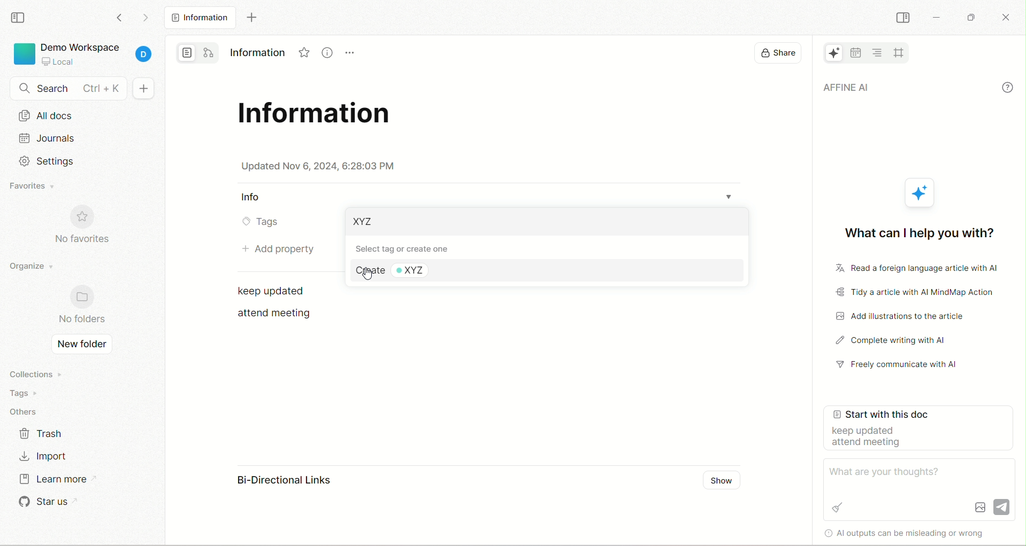 Image resolution: width=1026 pixels, height=546 pixels. Describe the element at coordinates (973, 15) in the screenshot. I see `maximize` at that location.